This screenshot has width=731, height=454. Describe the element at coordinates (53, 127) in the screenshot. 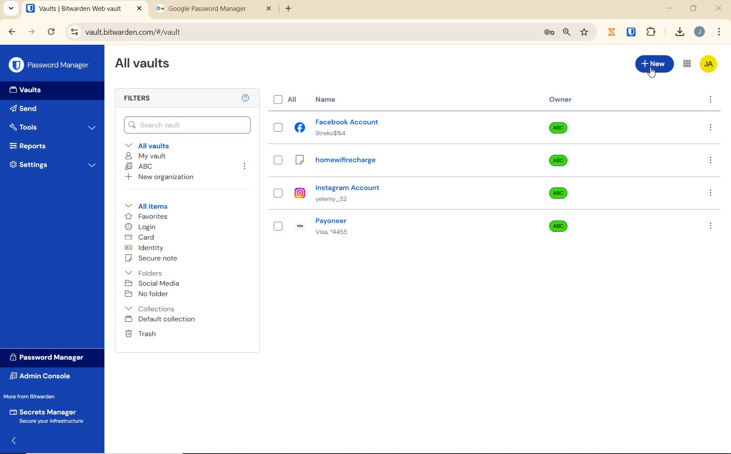

I see `Tools` at that location.